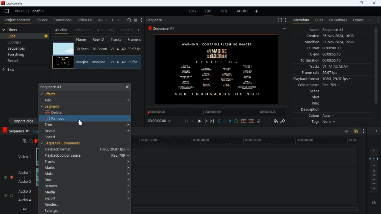 This screenshot has height=214, width=381. Describe the element at coordinates (285, 122) in the screenshot. I see `forward` at that location.